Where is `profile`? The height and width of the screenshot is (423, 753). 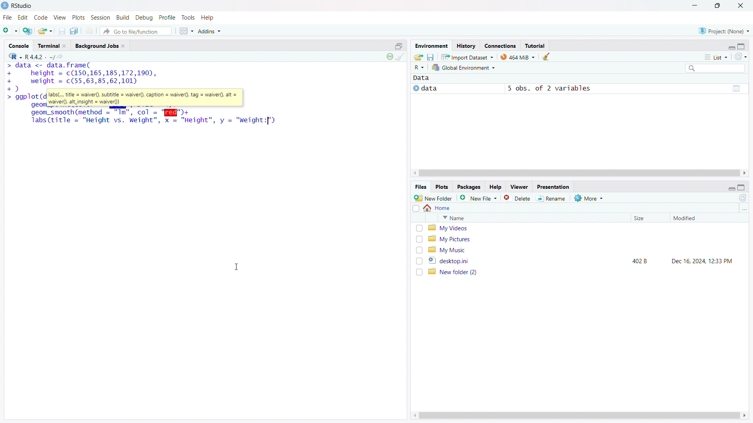 profile is located at coordinates (167, 18).